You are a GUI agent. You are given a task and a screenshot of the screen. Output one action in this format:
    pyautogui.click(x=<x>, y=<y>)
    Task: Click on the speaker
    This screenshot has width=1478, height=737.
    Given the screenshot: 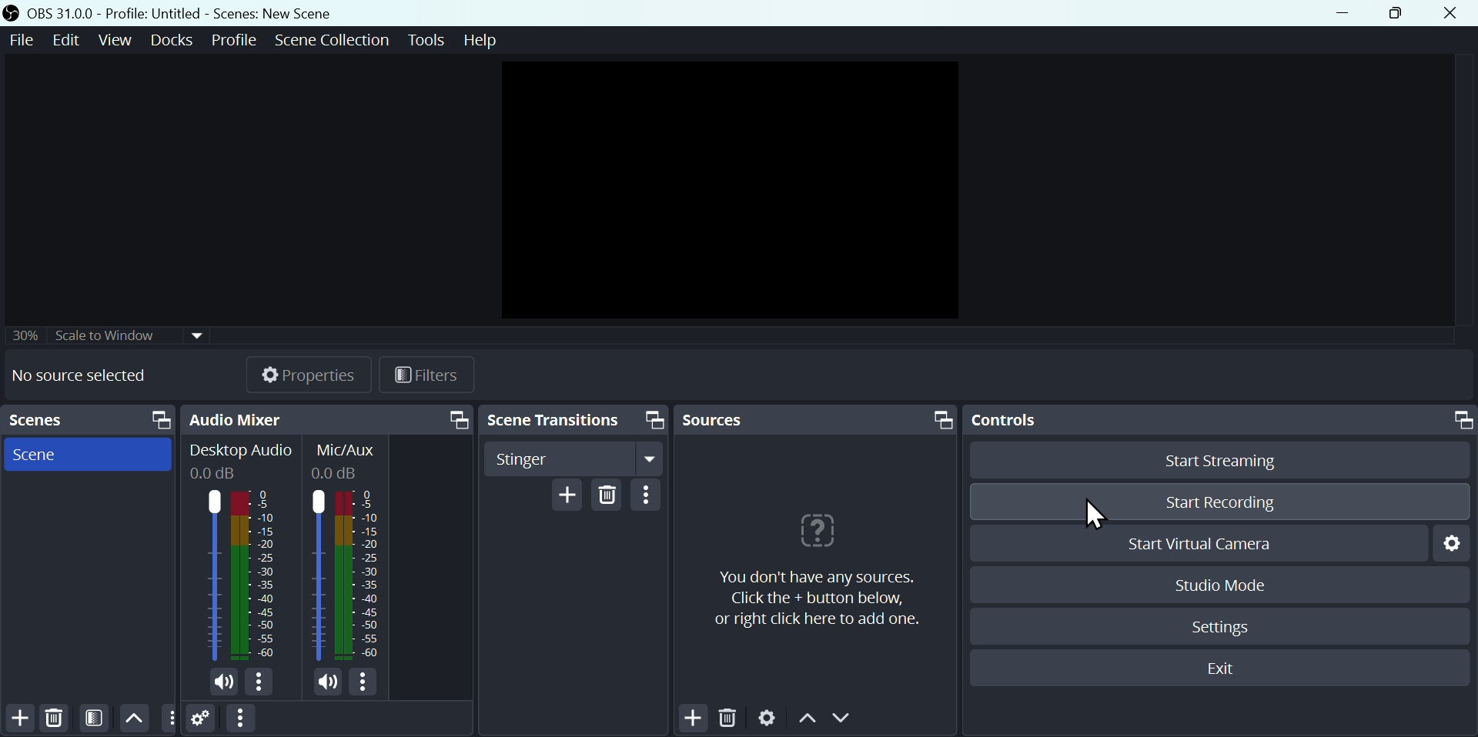 What is the action you would take?
    pyautogui.click(x=222, y=682)
    